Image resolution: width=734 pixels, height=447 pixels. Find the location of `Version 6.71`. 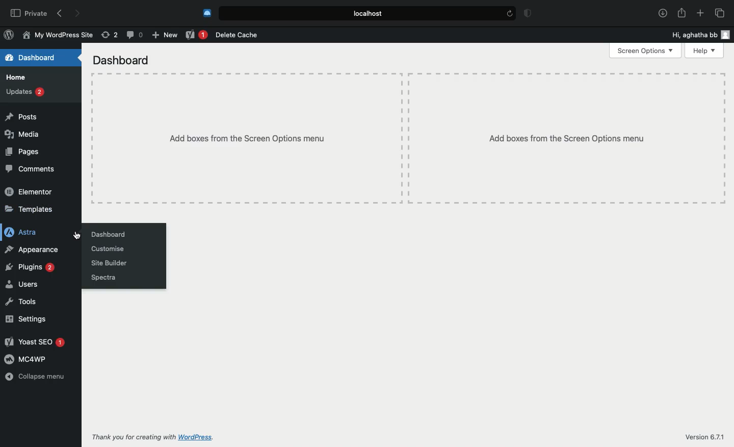

Version 6.71 is located at coordinates (705, 437).